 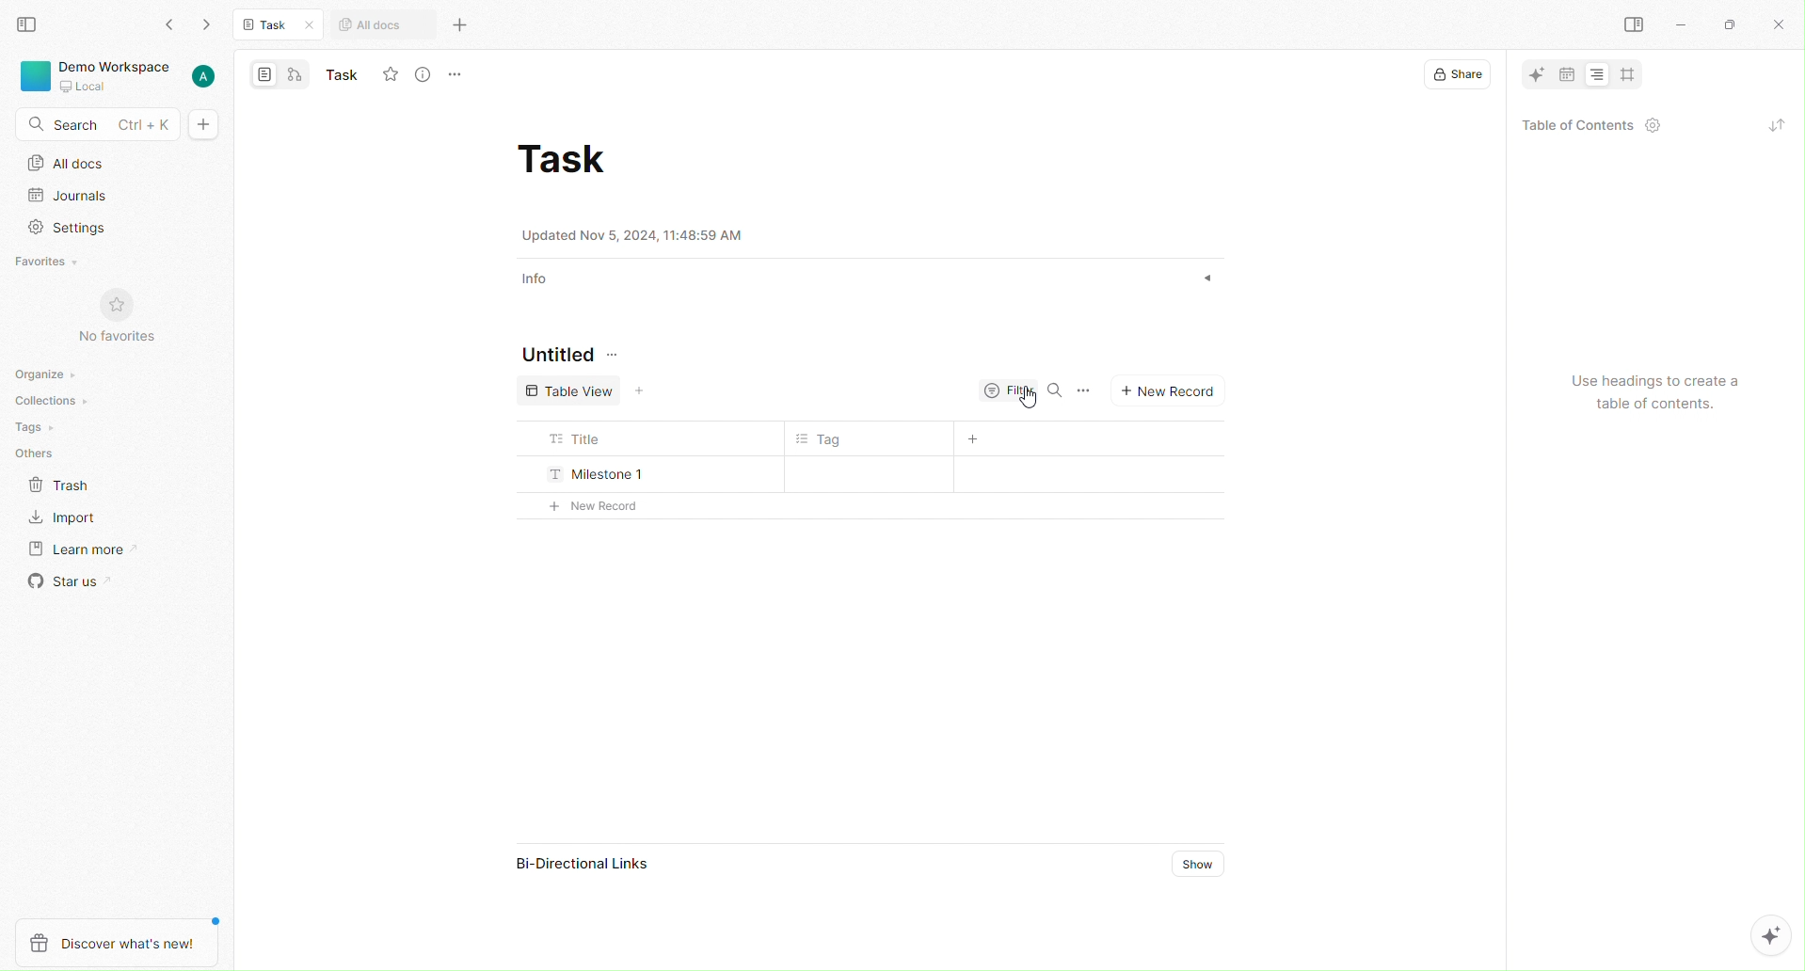 I want to click on forward, so click(x=204, y=27).